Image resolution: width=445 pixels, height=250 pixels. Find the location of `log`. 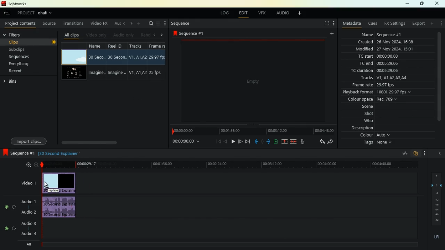

log is located at coordinates (223, 13).